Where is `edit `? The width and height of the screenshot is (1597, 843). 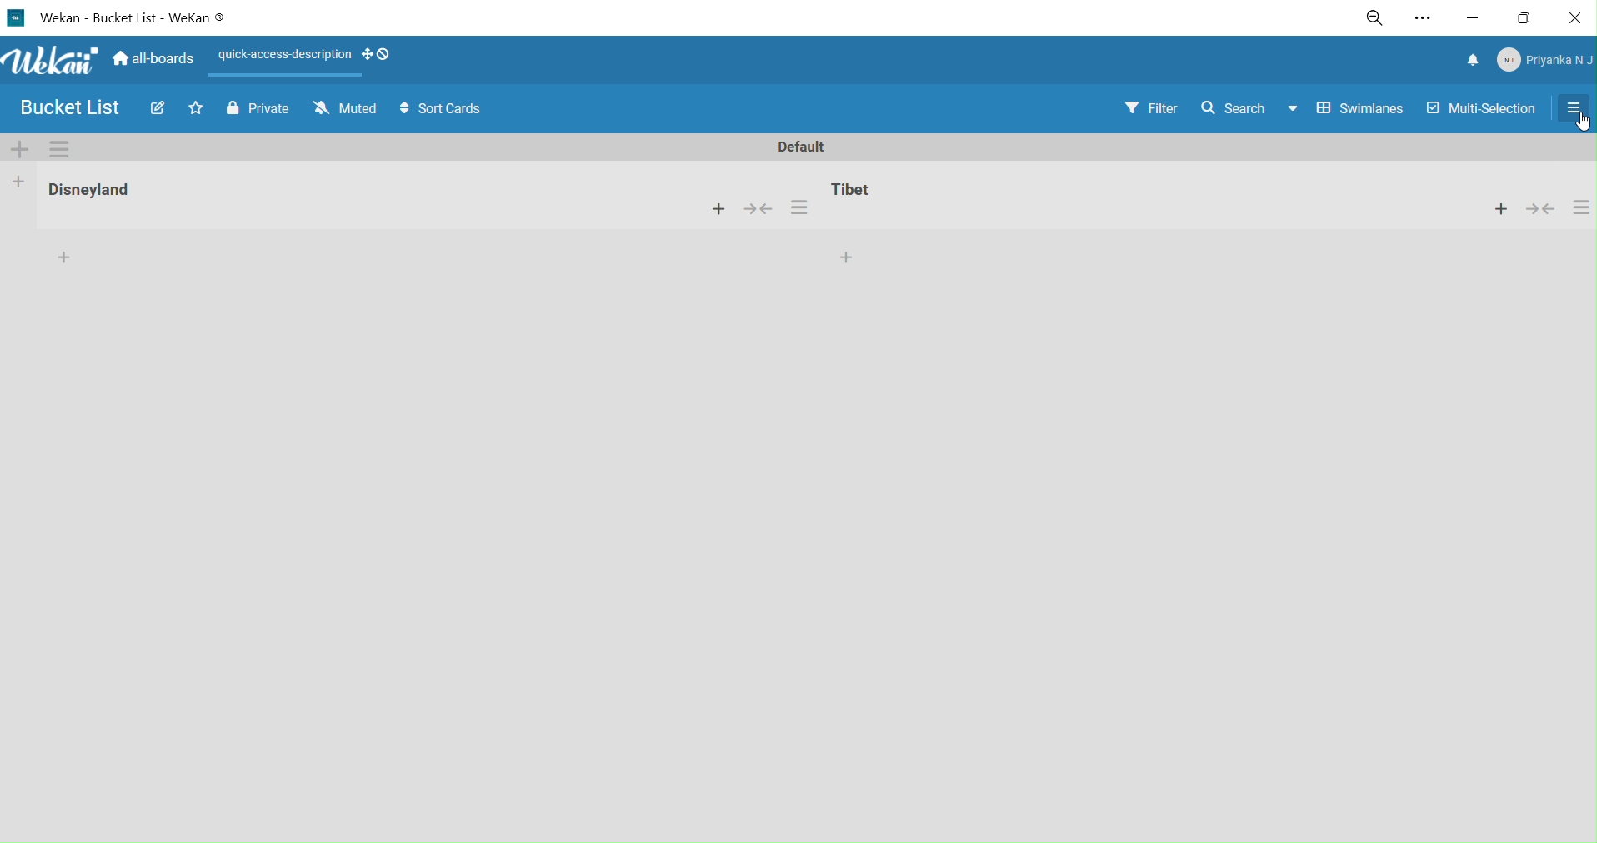
edit  is located at coordinates (159, 108).